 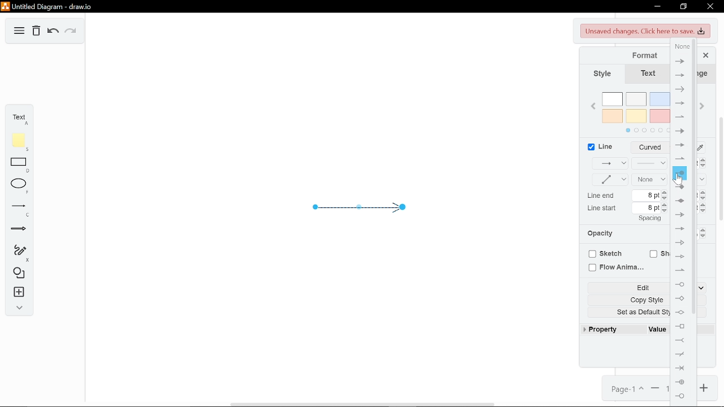 I want to click on Previous, so click(x=594, y=105).